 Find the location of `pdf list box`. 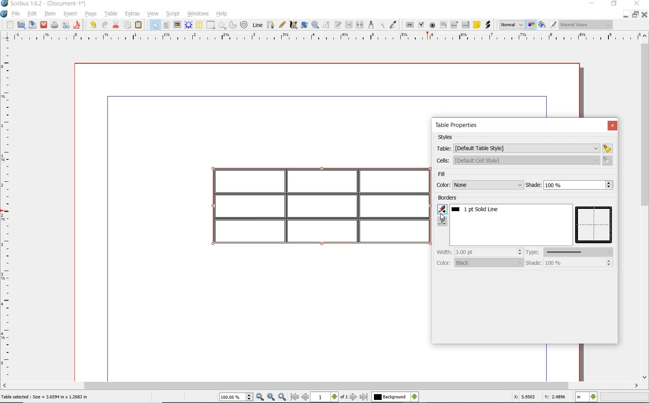

pdf list box is located at coordinates (466, 25).